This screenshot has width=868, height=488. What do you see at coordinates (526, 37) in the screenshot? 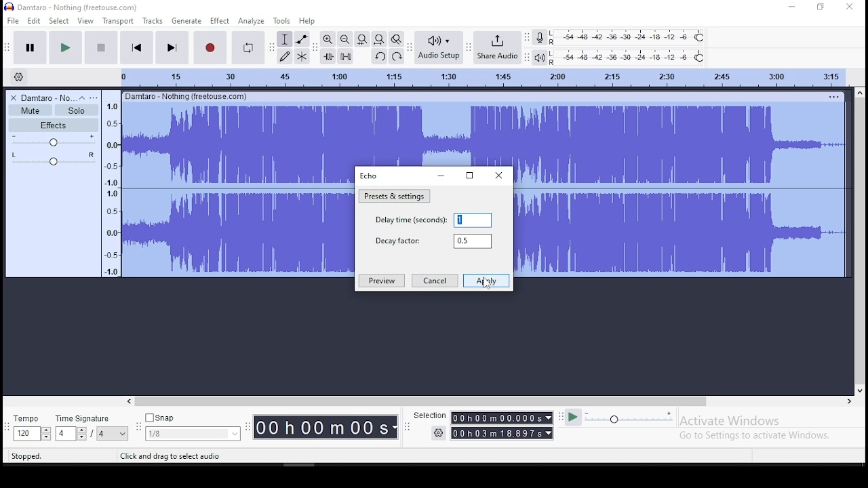
I see `` at bounding box center [526, 37].